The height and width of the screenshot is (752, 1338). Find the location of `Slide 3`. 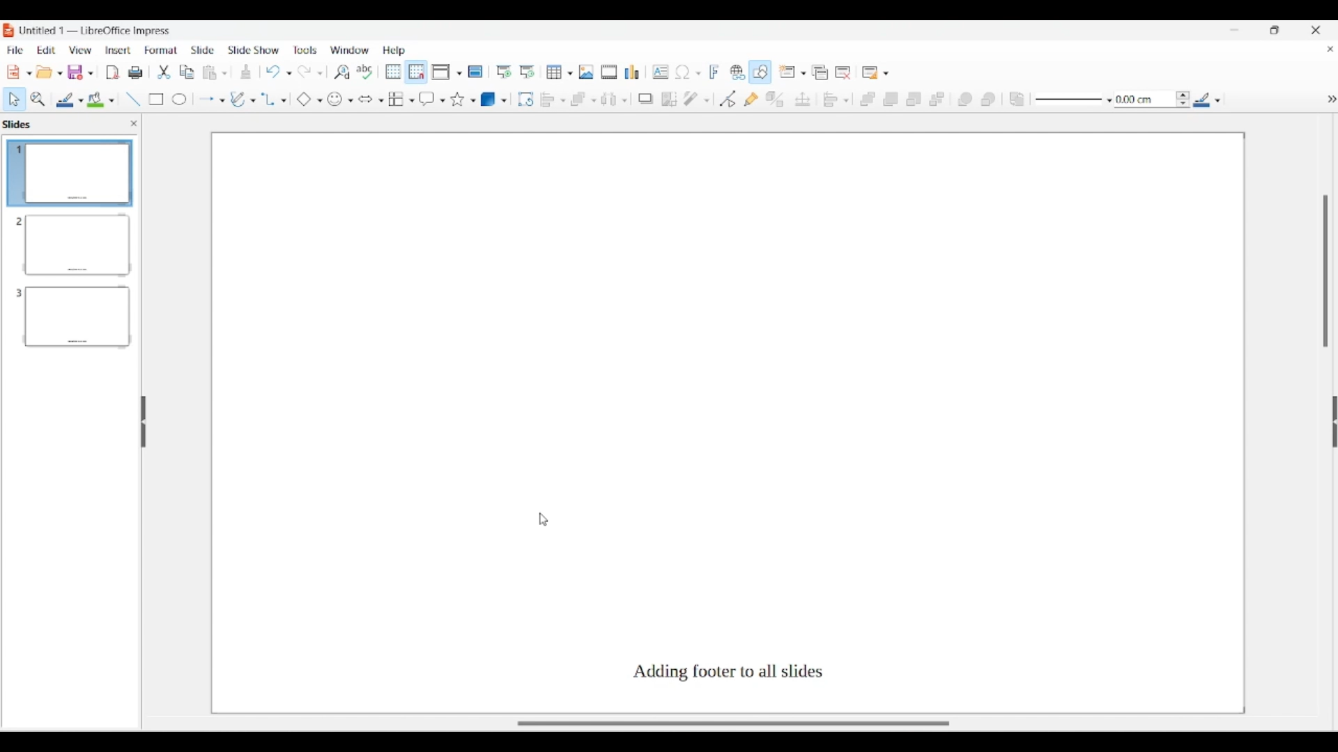

Slide 3 is located at coordinates (74, 320).